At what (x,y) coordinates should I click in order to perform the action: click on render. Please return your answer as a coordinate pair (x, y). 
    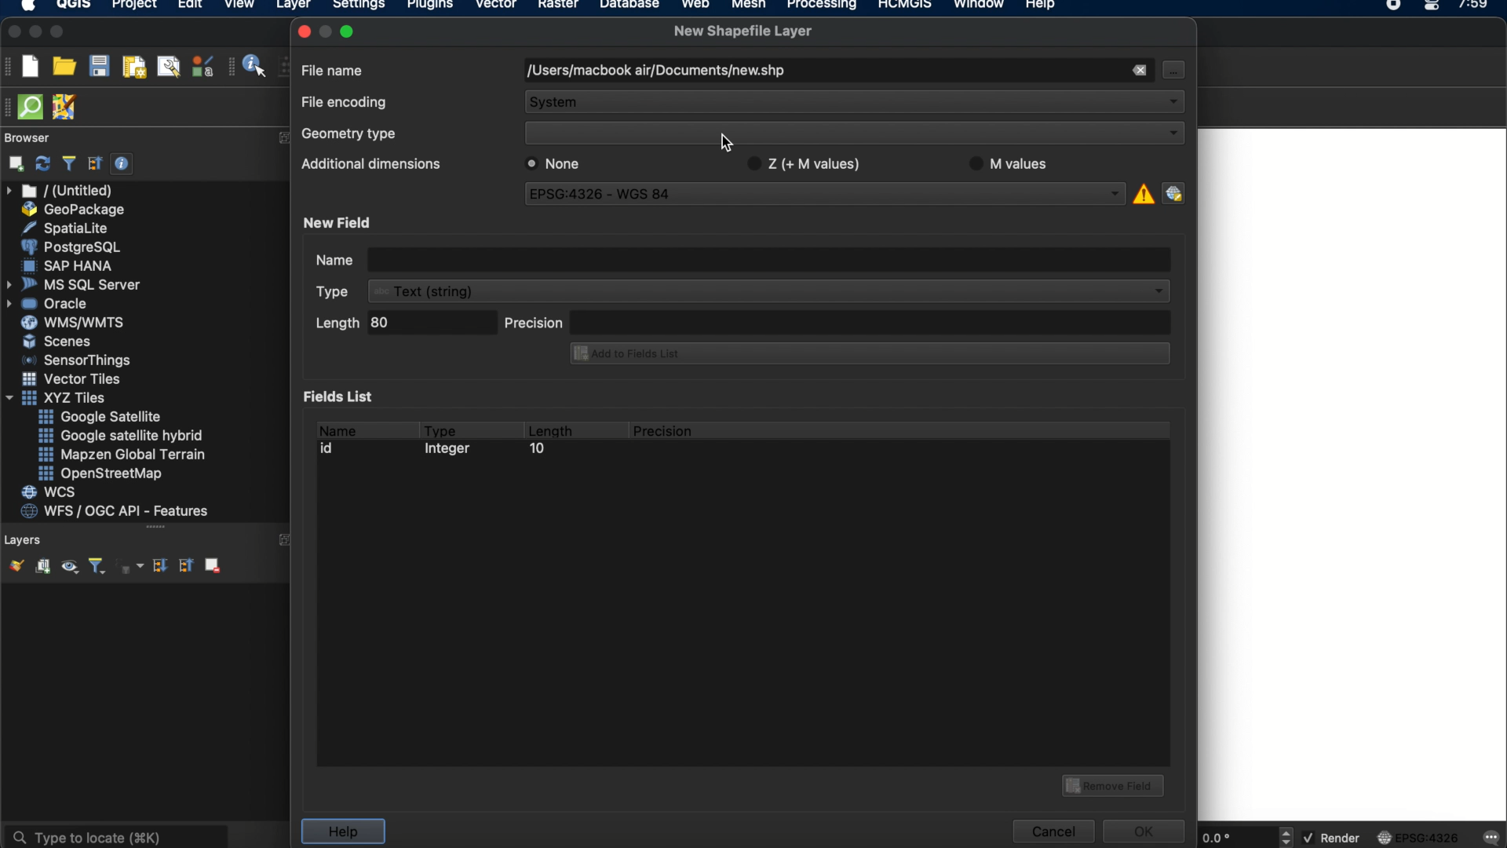
    Looking at the image, I should click on (1334, 839).